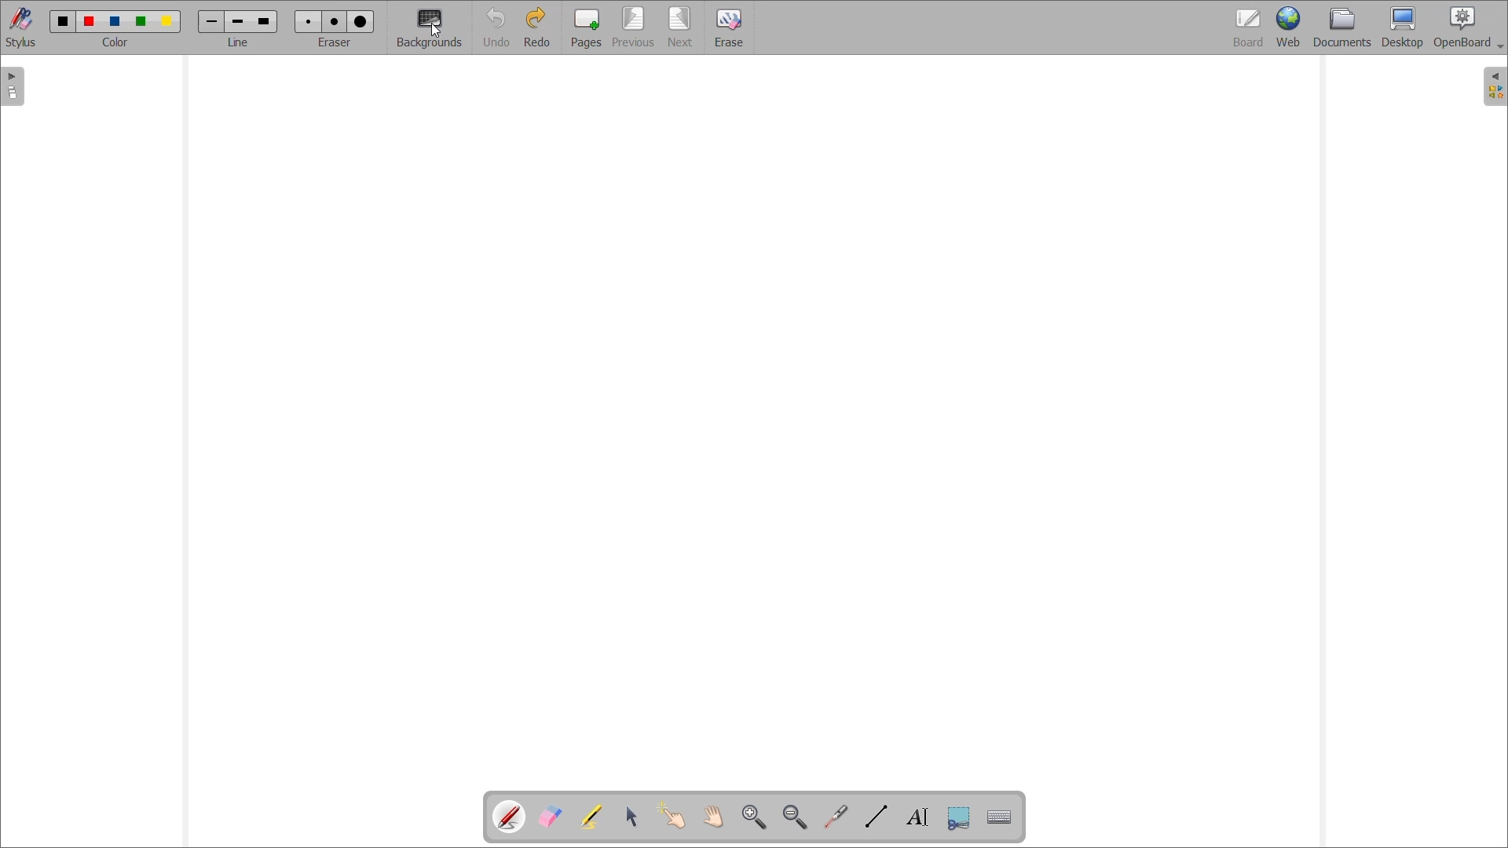  I want to click on Undo, so click(496, 27).